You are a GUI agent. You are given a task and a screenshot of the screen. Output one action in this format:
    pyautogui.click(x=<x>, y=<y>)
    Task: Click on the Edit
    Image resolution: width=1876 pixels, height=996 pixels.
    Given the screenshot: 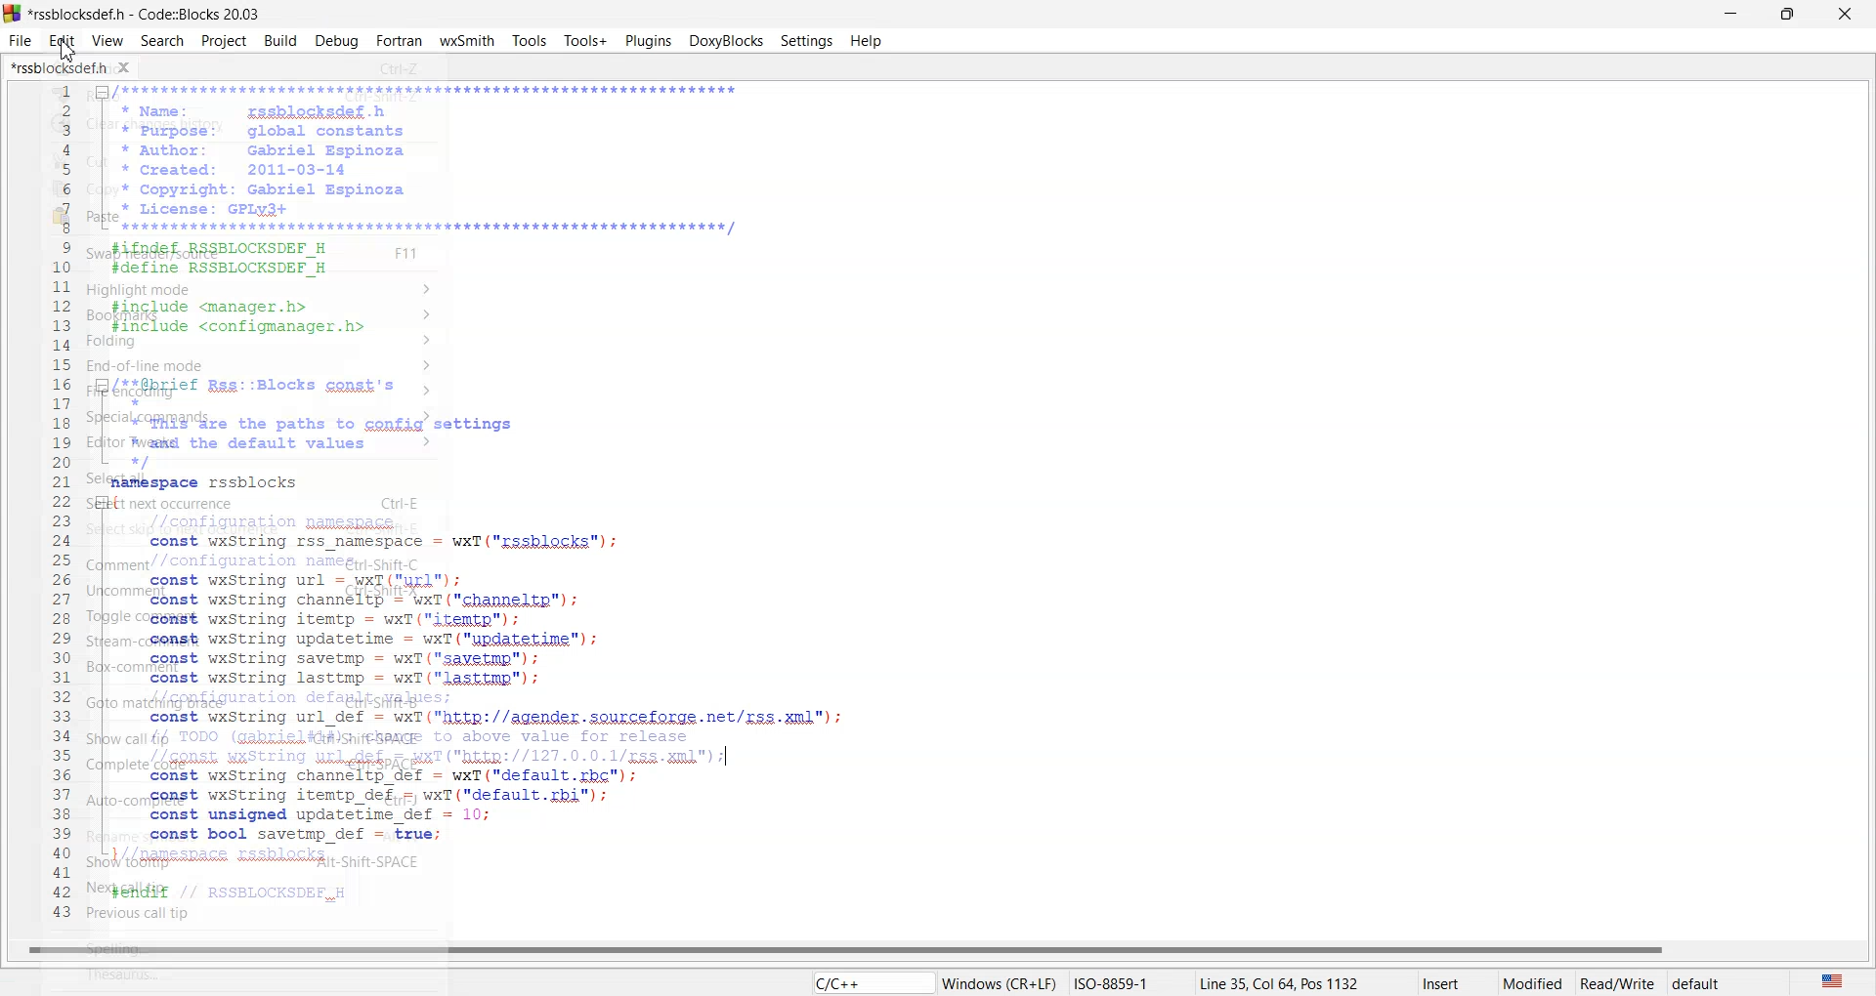 What is the action you would take?
    pyautogui.click(x=62, y=41)
    